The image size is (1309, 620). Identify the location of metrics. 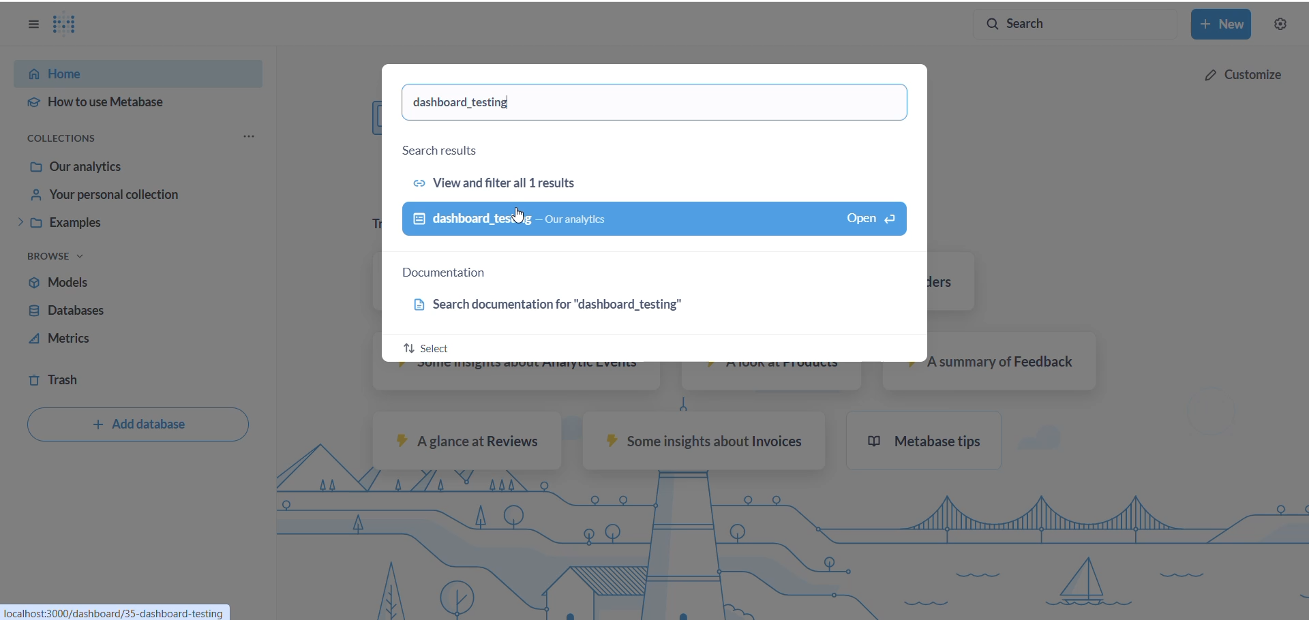
(115, 339).